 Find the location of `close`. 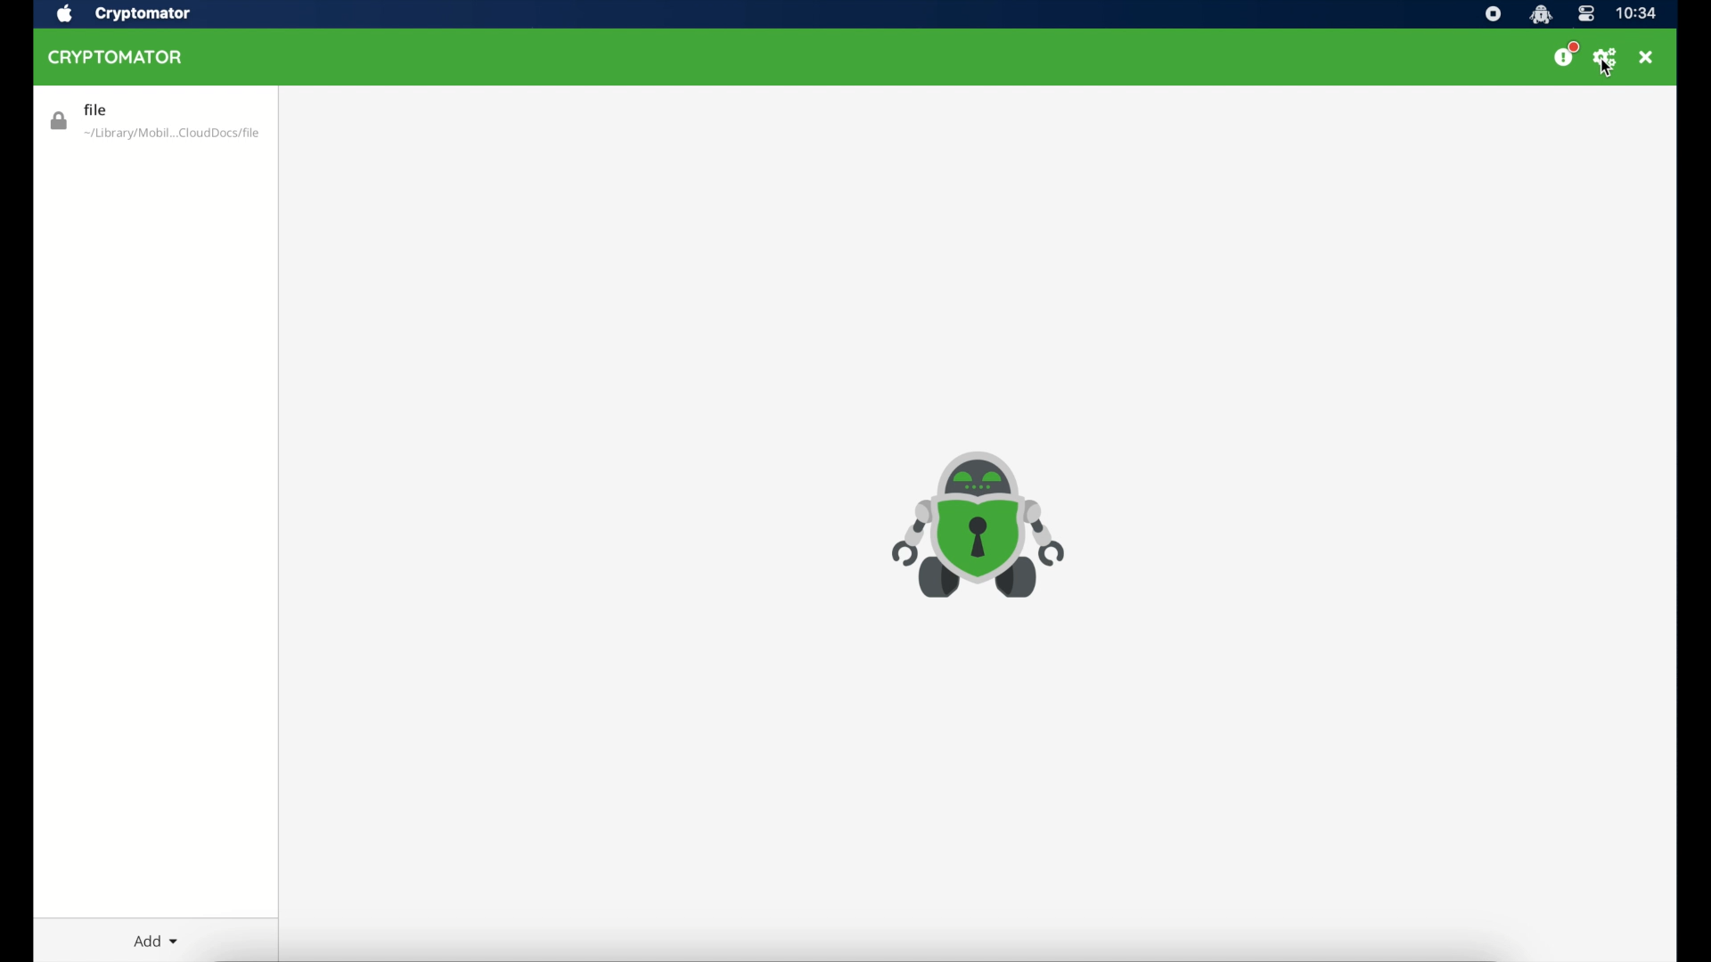

close is located at coordinates (1648, 56).